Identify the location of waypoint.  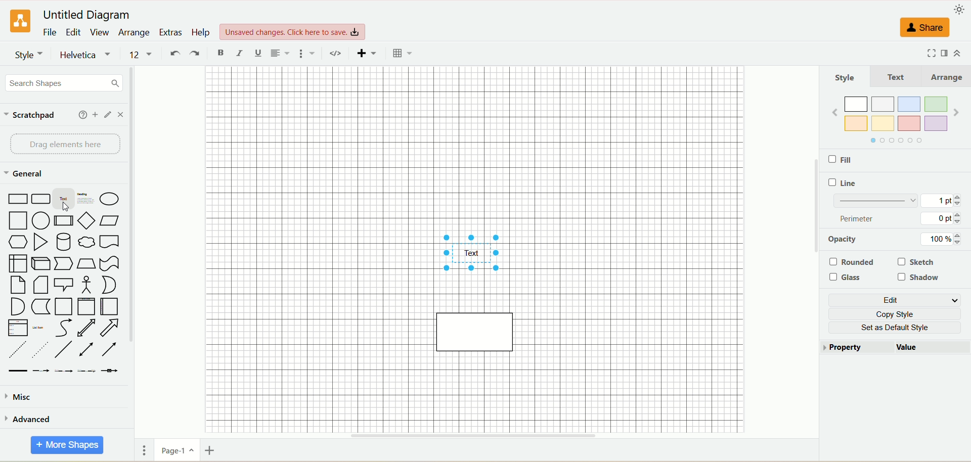
(338, 54).